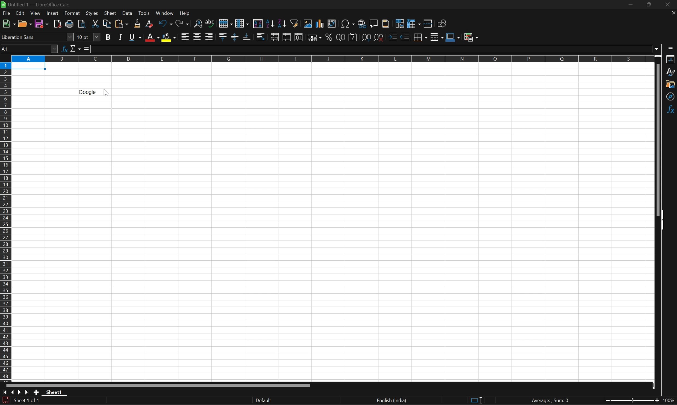 The width and height of the screenshot is (677, 405). Describe the element at coordinates (391, 401) in the screenshot. I see `English (India)` at that location.